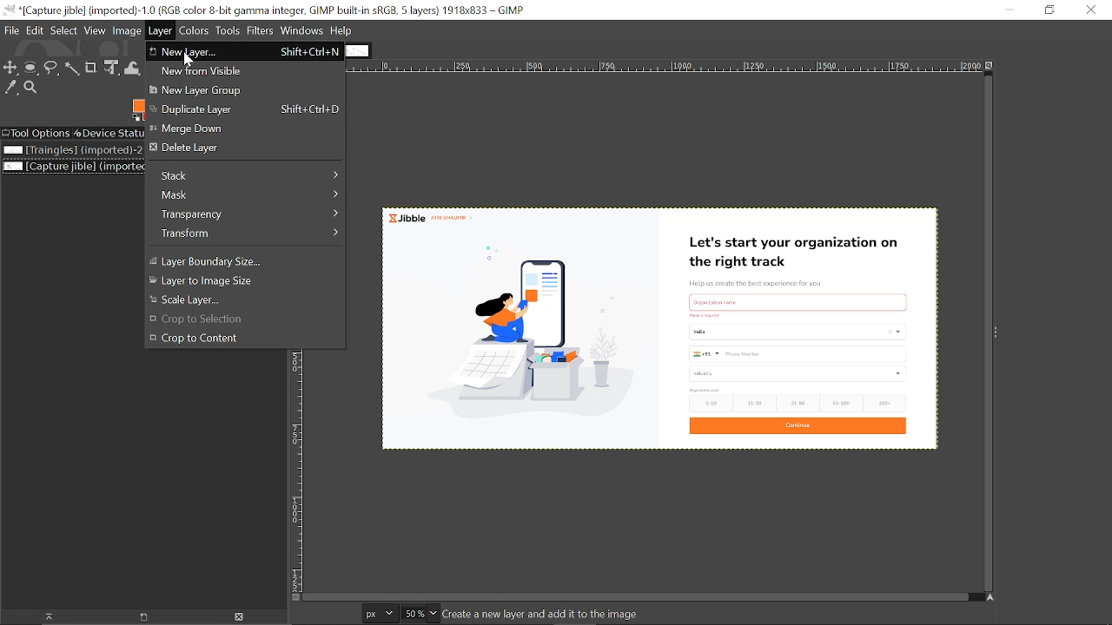 This screenshot has height=625, width=1112. What do you see at coordinates (137, 616) in the screenshot?
I see `Open new display for the image` at bounding box center [137, 616].